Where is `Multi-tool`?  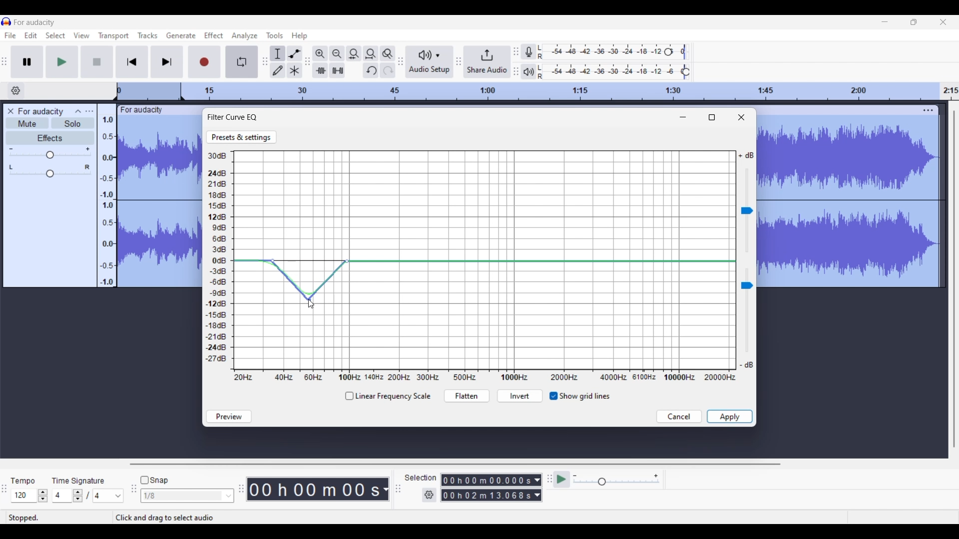 Multi-tool is located at coordinates (294, 70).